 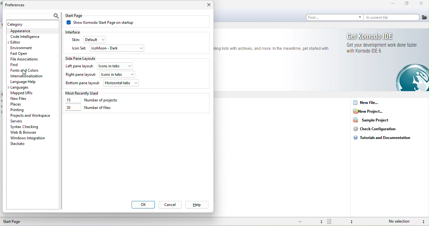 What do you see at coordinates (16, 64) in the screenshot?
I see `find` at bounding box center [16, 64].